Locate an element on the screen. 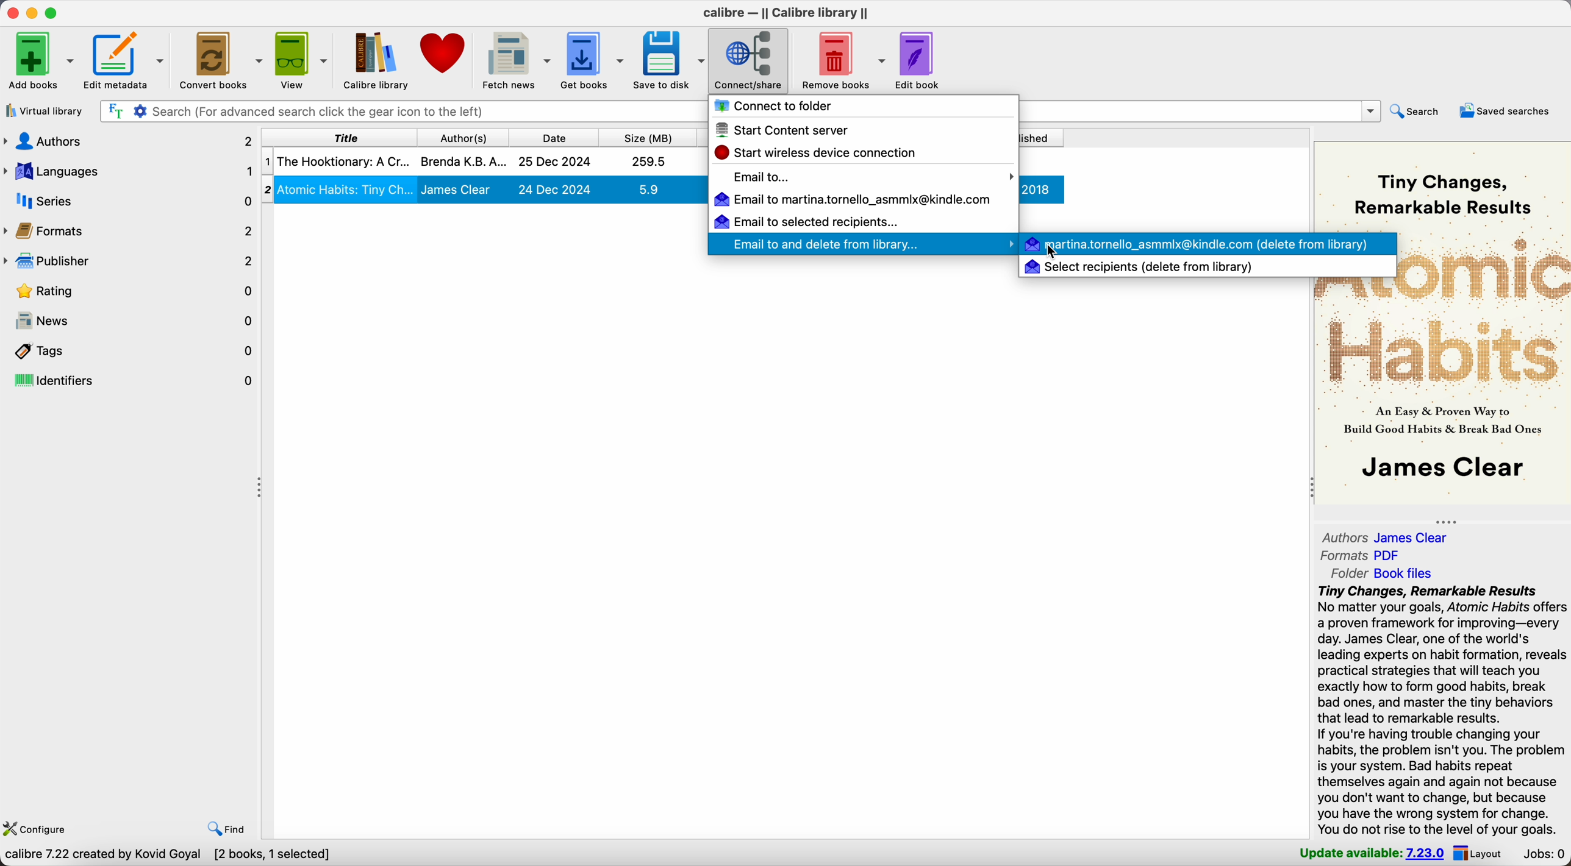 The image size is (1571, 866). click on email to and delete from library is located at coordinates (854, 244).